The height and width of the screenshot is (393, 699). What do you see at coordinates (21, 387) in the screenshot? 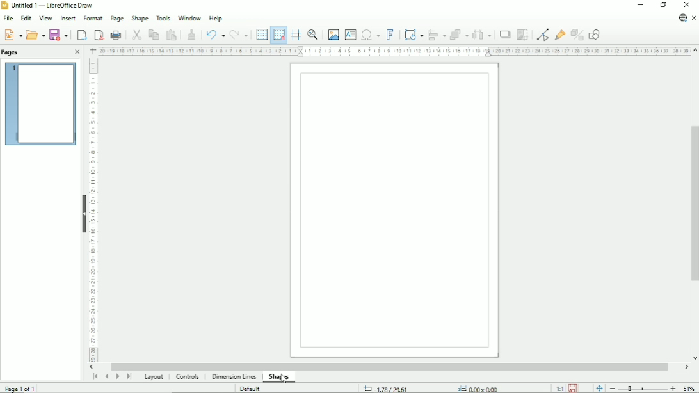
I see `Page 1 of 1` at bounding box center [21, 387].